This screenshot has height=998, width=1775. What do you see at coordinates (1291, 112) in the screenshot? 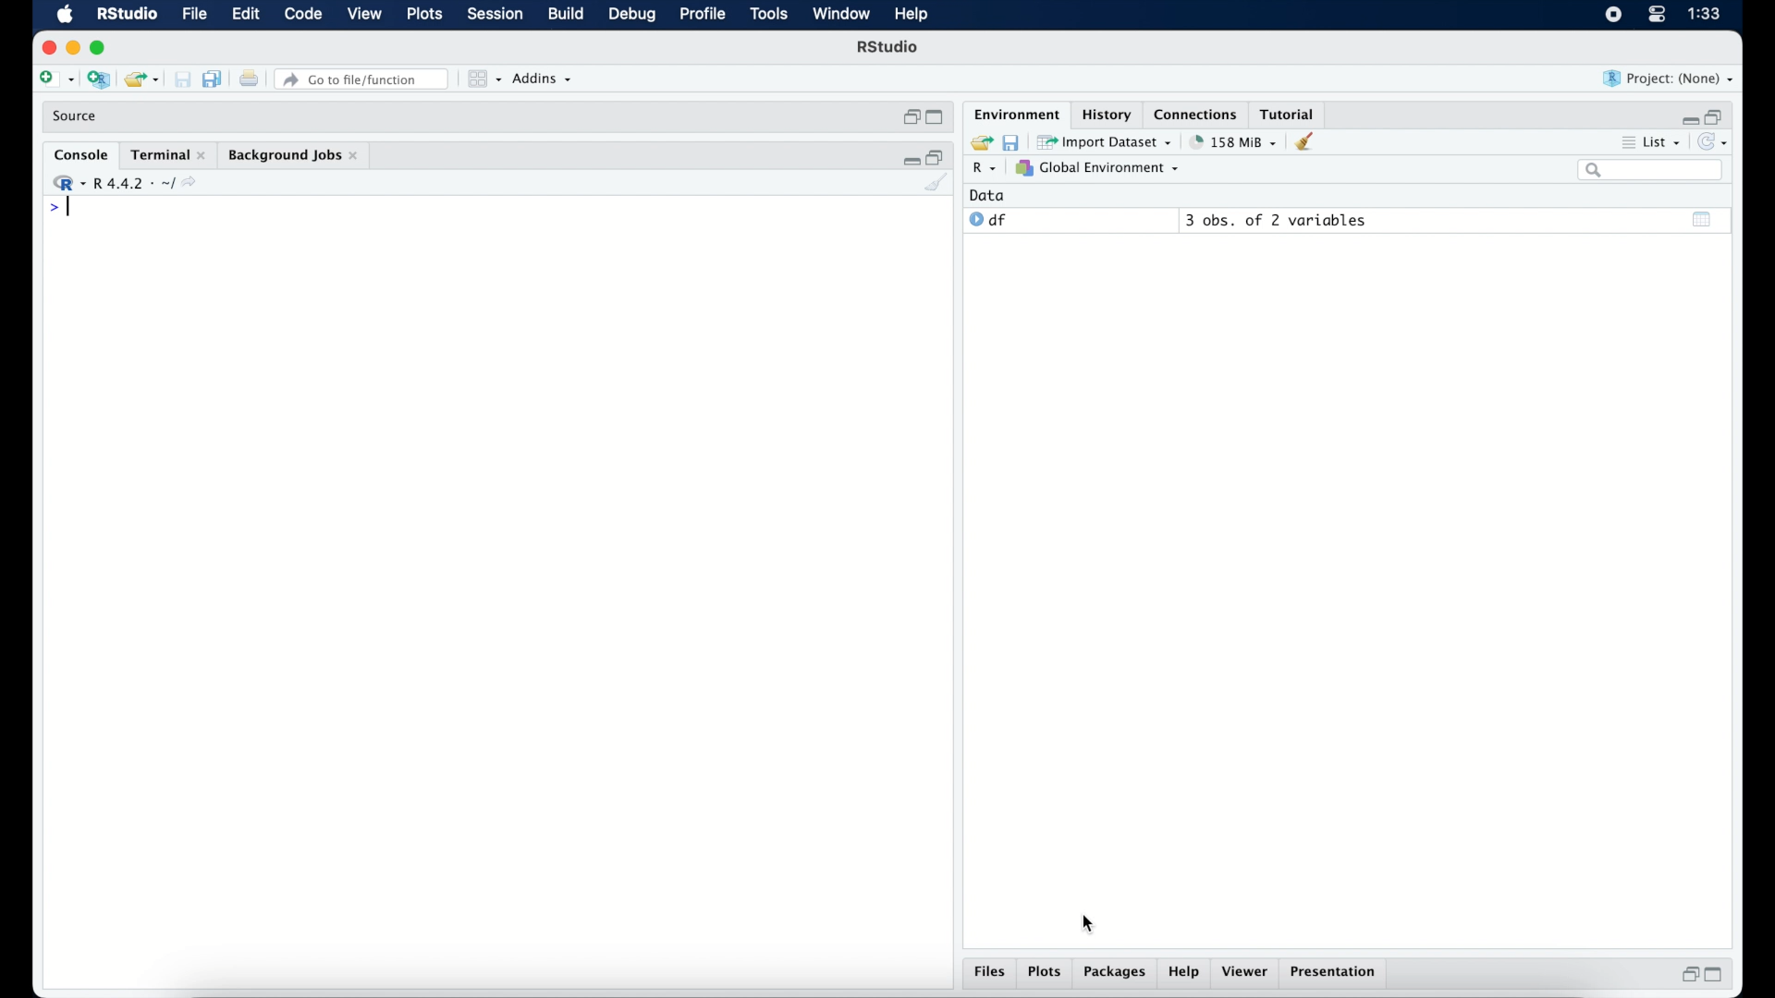
I see `tutorial` at bounding box center [1291, 112].